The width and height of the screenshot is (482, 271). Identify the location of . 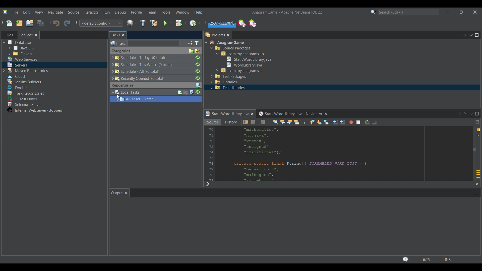
(466, 35).